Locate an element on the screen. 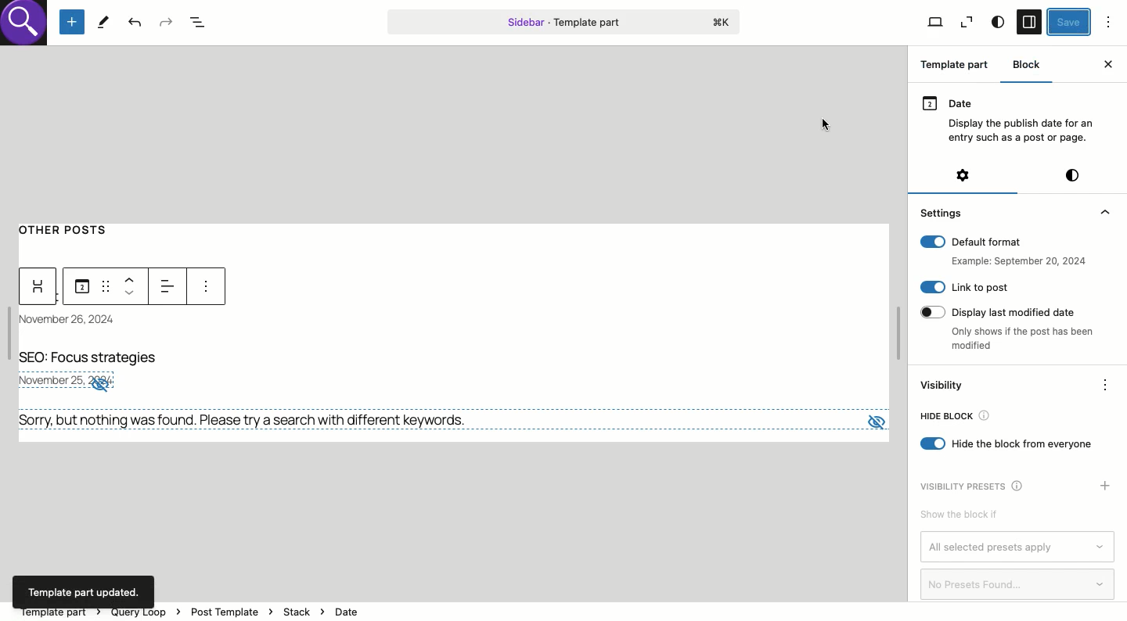 The image size is (1127, 621). Template part is located at coordinates (958, 66).